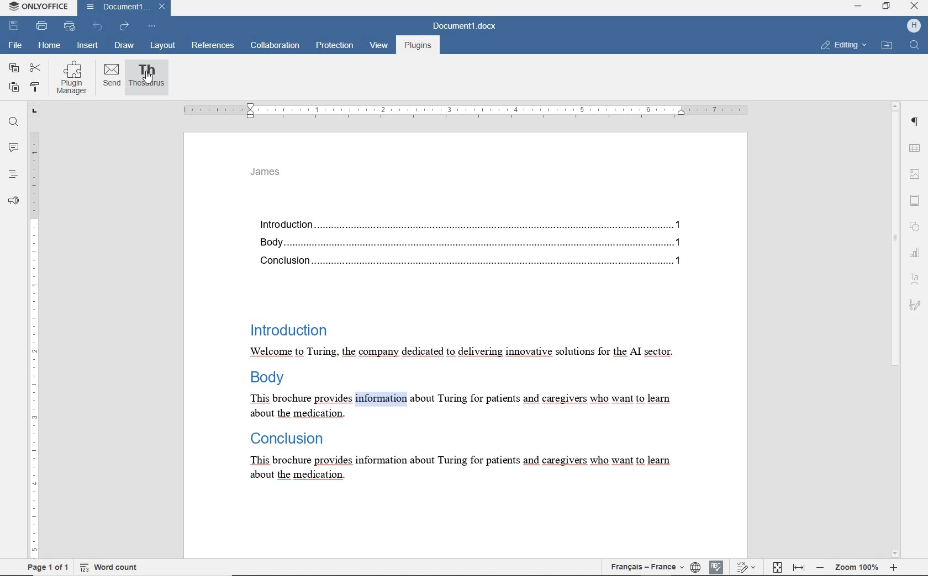 This screenshot has width=928, height=576. What do you see at coordinates (465, 242) in the screenshot?
I see `Body....1` at bounding box center [465, 242].